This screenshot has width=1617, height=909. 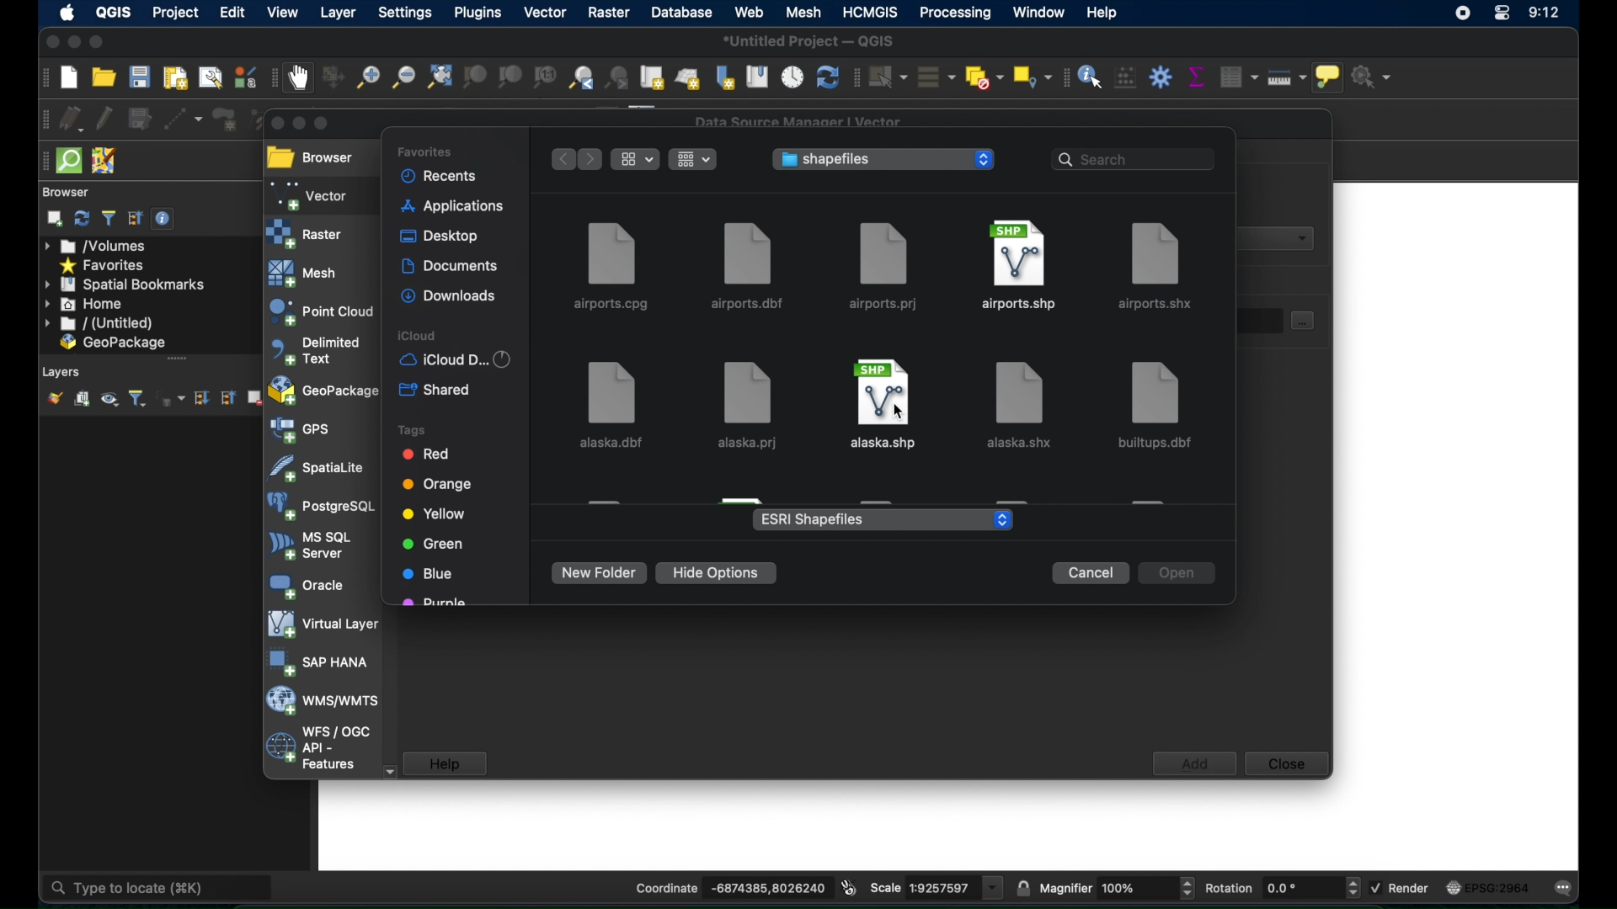 What do you see at coordinates (176, 13) in the screenshot?
I see `project` at bounding box center [176, 13].